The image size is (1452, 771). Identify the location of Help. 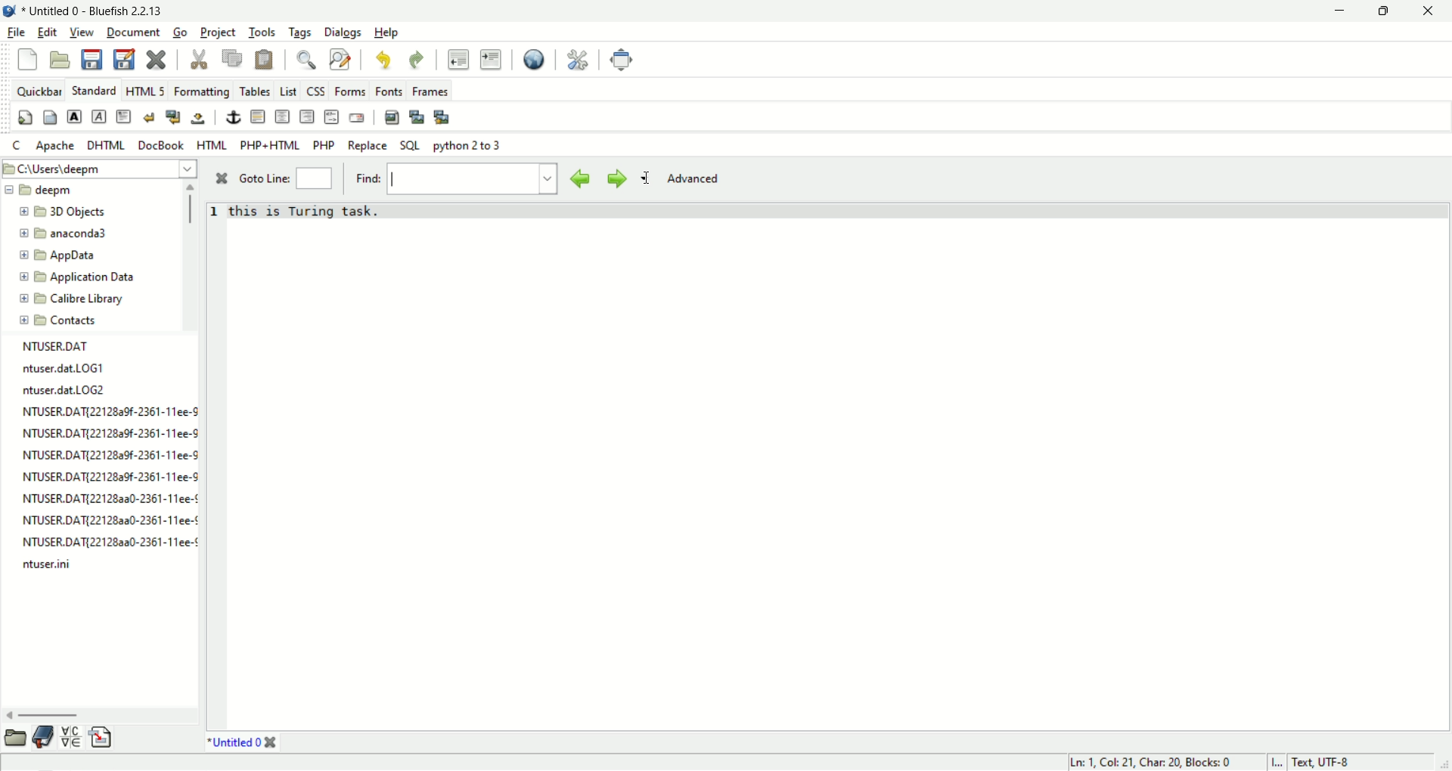
(386, 33).